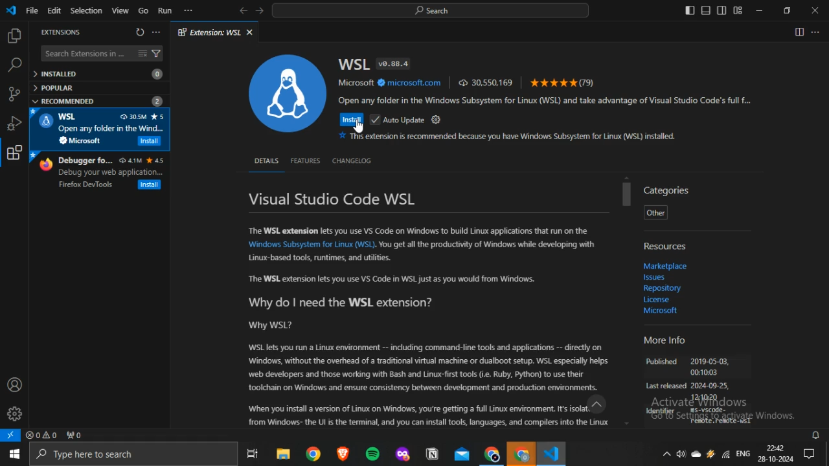  I want to click on Type here to search, so click(133, 454).